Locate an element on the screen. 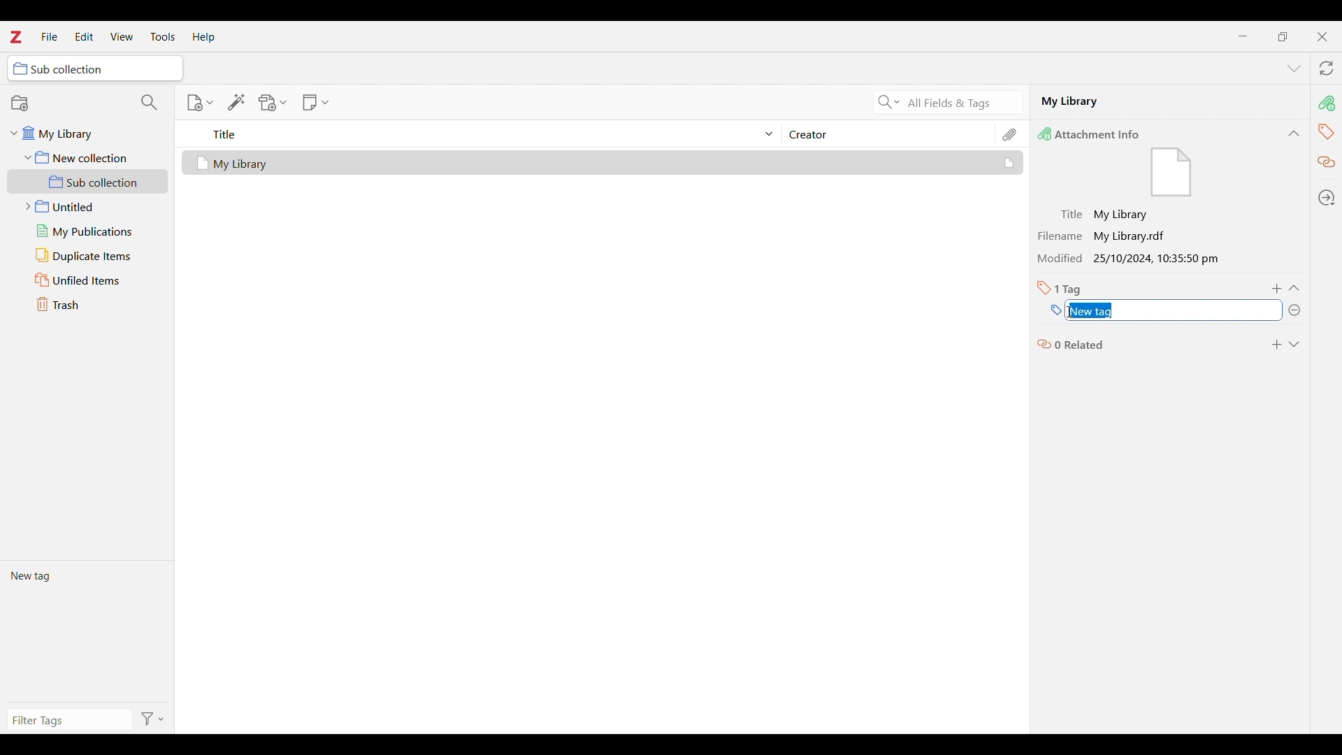  All fields and tags search criteria selected is located at coordinates (961, 103).